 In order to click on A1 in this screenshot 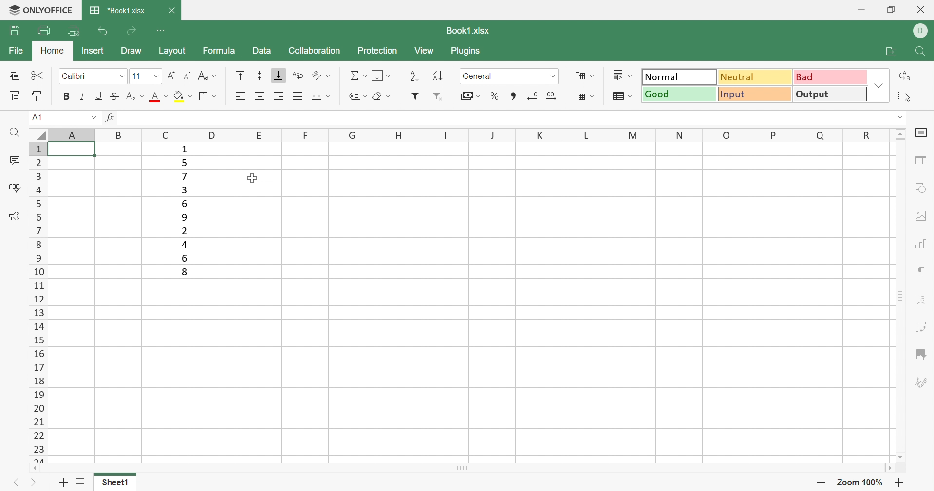, I will do `click(38, 117)`.